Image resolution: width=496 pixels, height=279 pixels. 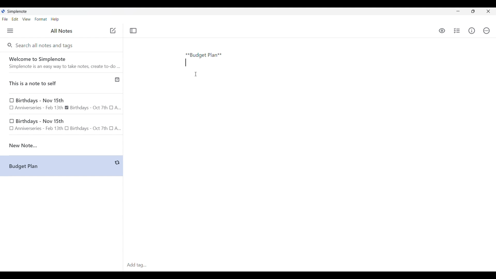 I want to click on Menu, so click(x=10, y=30).